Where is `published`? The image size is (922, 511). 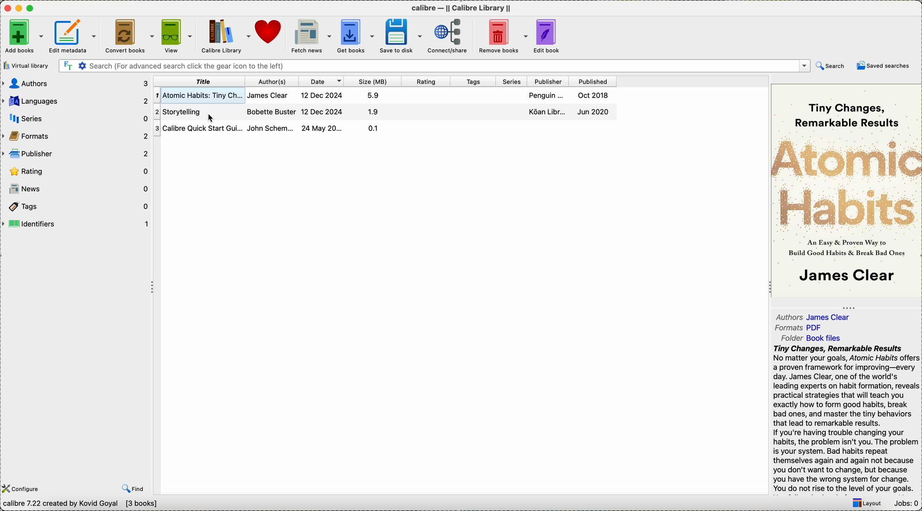 published is located at coordinates (592, 82).